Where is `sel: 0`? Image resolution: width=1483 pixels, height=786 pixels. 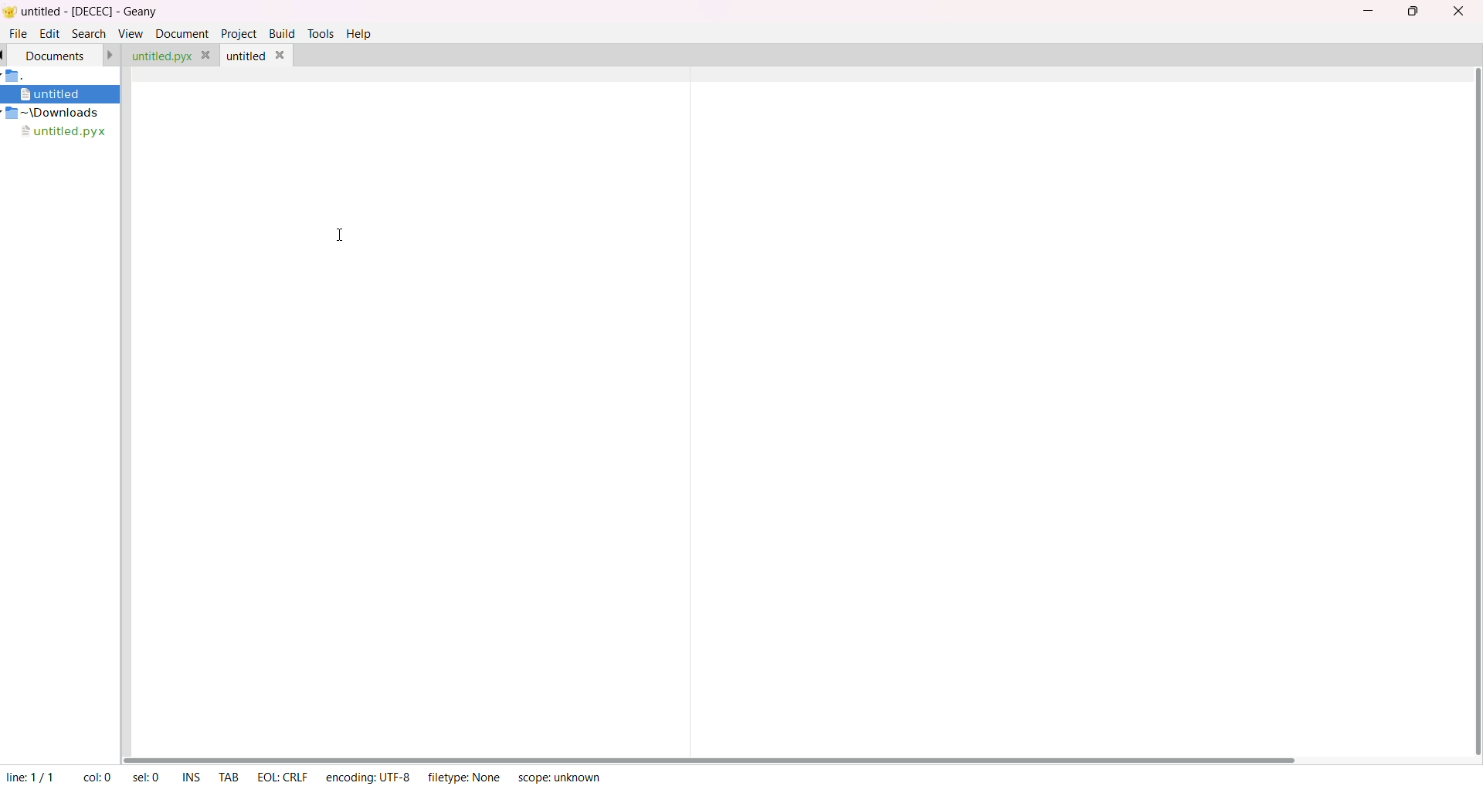
sel: 0 is located at coordinates (143, 777).